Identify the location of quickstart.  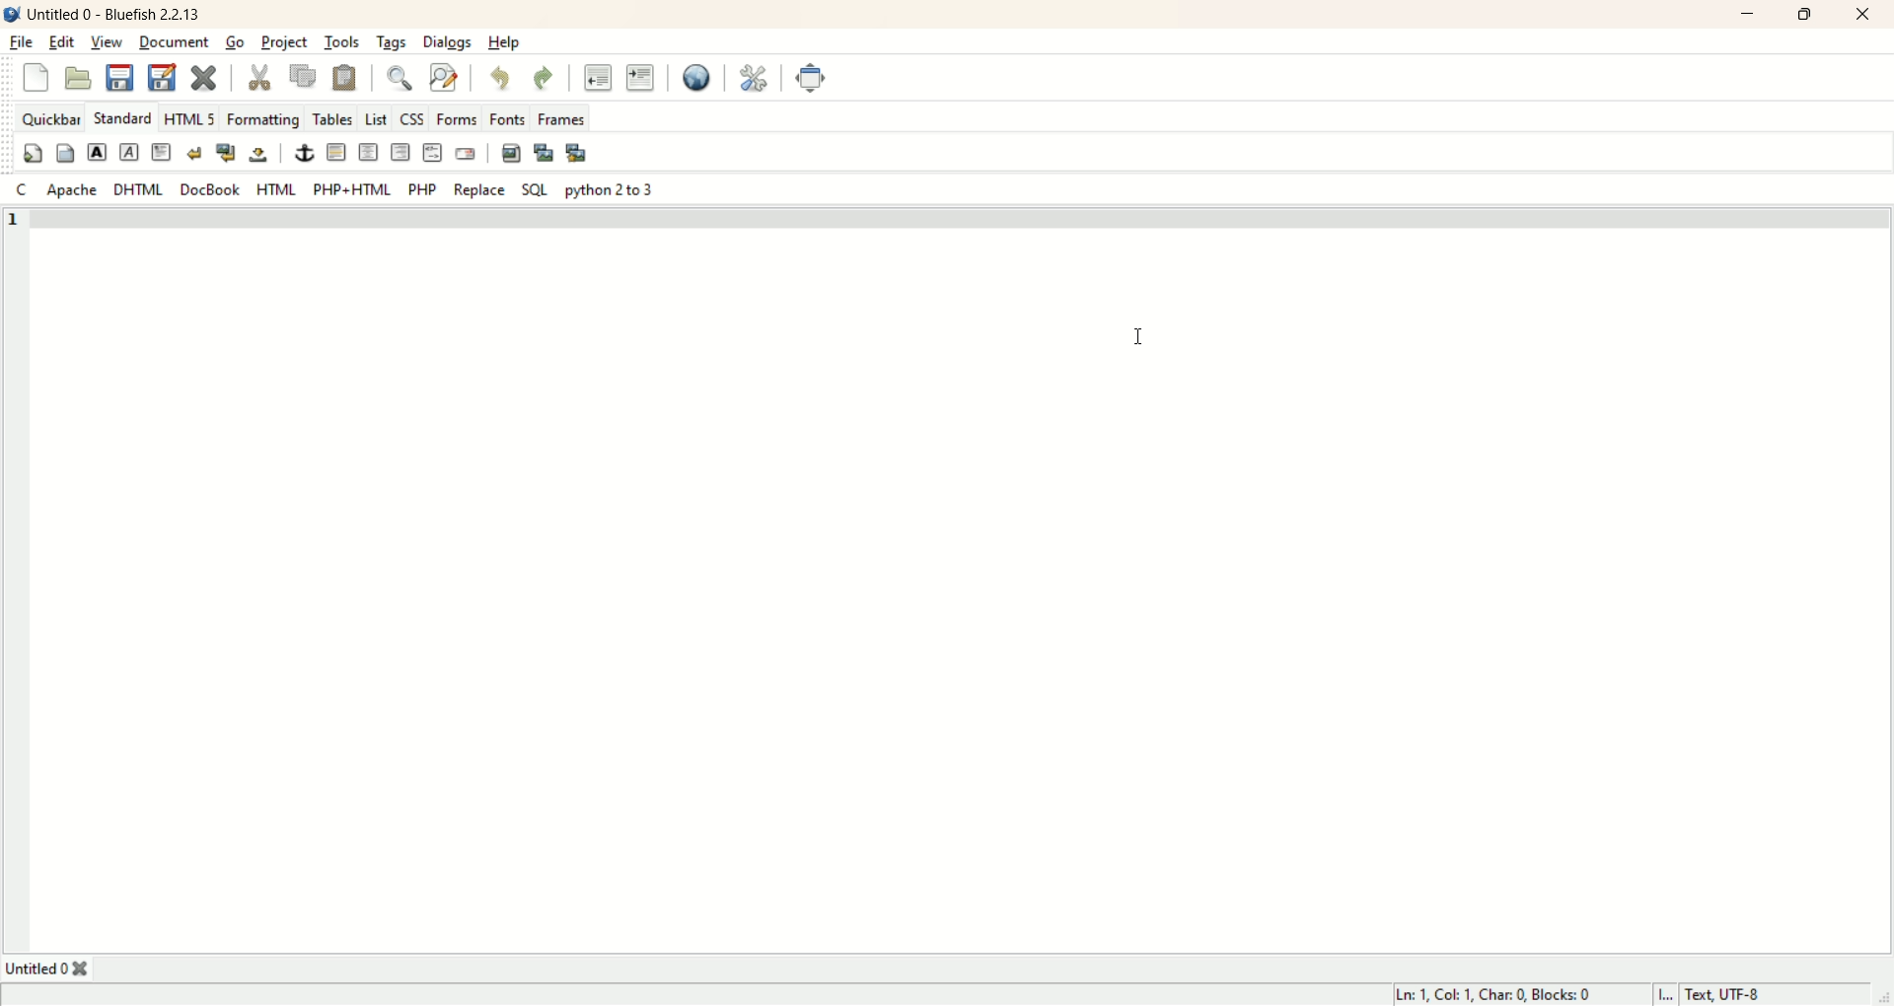
(31, 155).